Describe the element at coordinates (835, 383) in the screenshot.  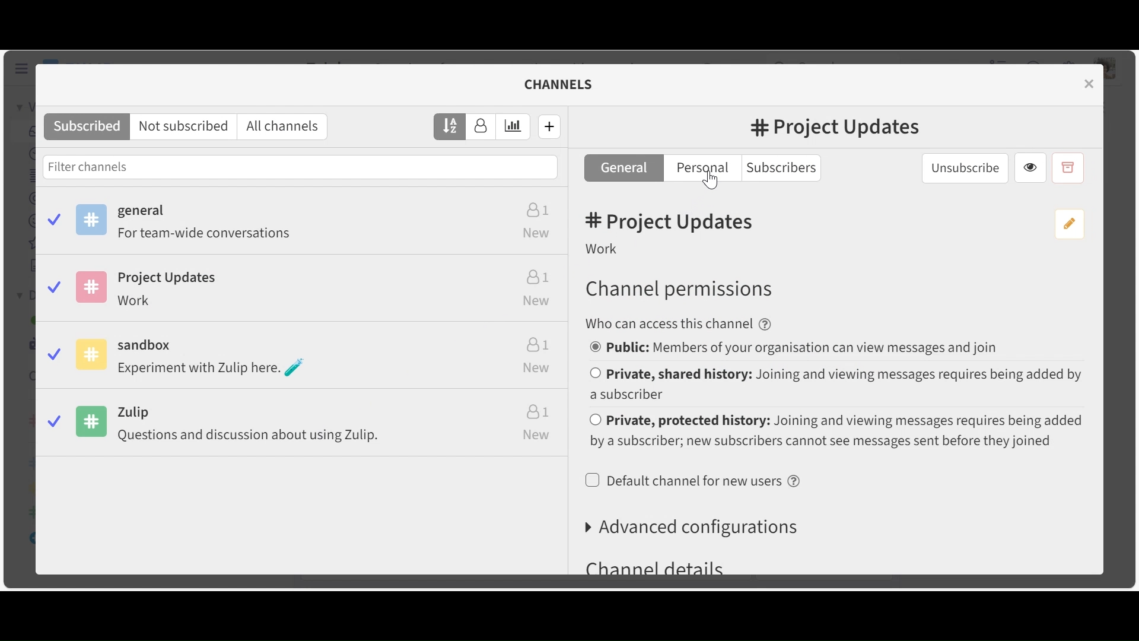
I see `(un)select Private, shared History` at that location.